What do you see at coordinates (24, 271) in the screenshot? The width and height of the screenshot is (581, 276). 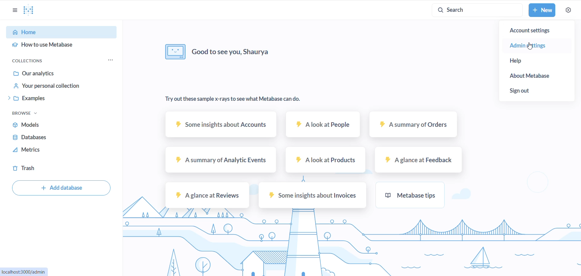 I see `localhost:3000/admin` at bounding box center [24, 271].